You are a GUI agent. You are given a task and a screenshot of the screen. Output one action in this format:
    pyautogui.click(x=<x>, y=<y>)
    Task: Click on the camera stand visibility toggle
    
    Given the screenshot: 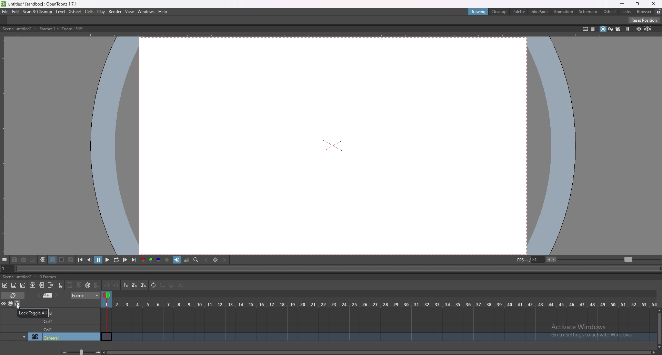 What is the action you would take?
    pyautogui.click(x=10, y=304)
    